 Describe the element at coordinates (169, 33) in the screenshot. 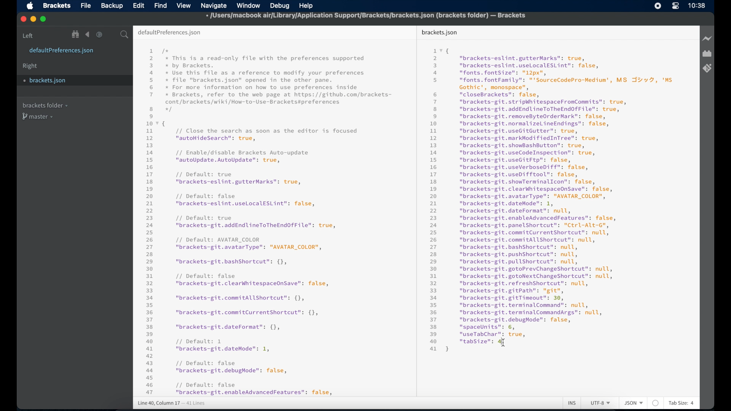

I see `default preferences.json` at that location.